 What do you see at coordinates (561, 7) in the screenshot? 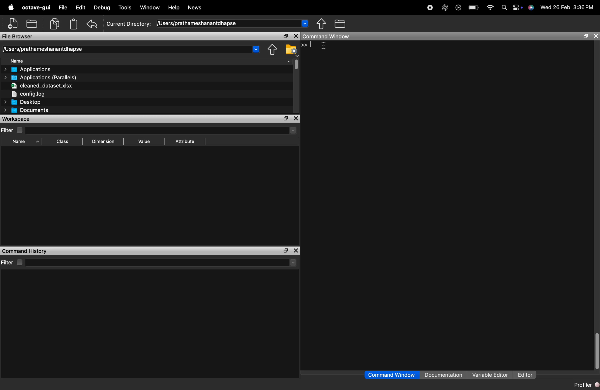
I see `26 Feb` at bounding box center [561, 7].